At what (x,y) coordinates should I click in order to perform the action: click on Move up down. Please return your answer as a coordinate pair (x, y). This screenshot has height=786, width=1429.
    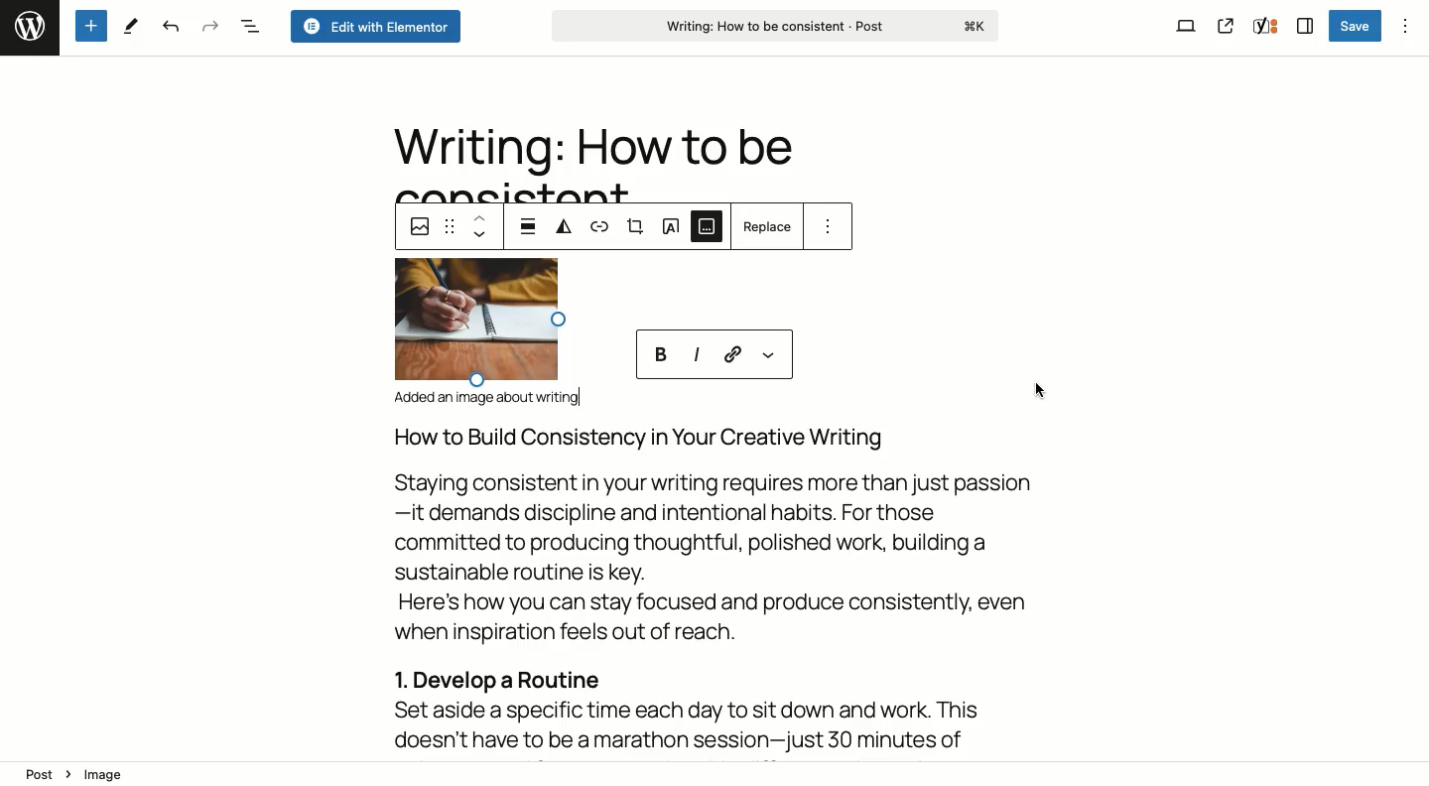
    Looking at the image, I should click on (481, 227).